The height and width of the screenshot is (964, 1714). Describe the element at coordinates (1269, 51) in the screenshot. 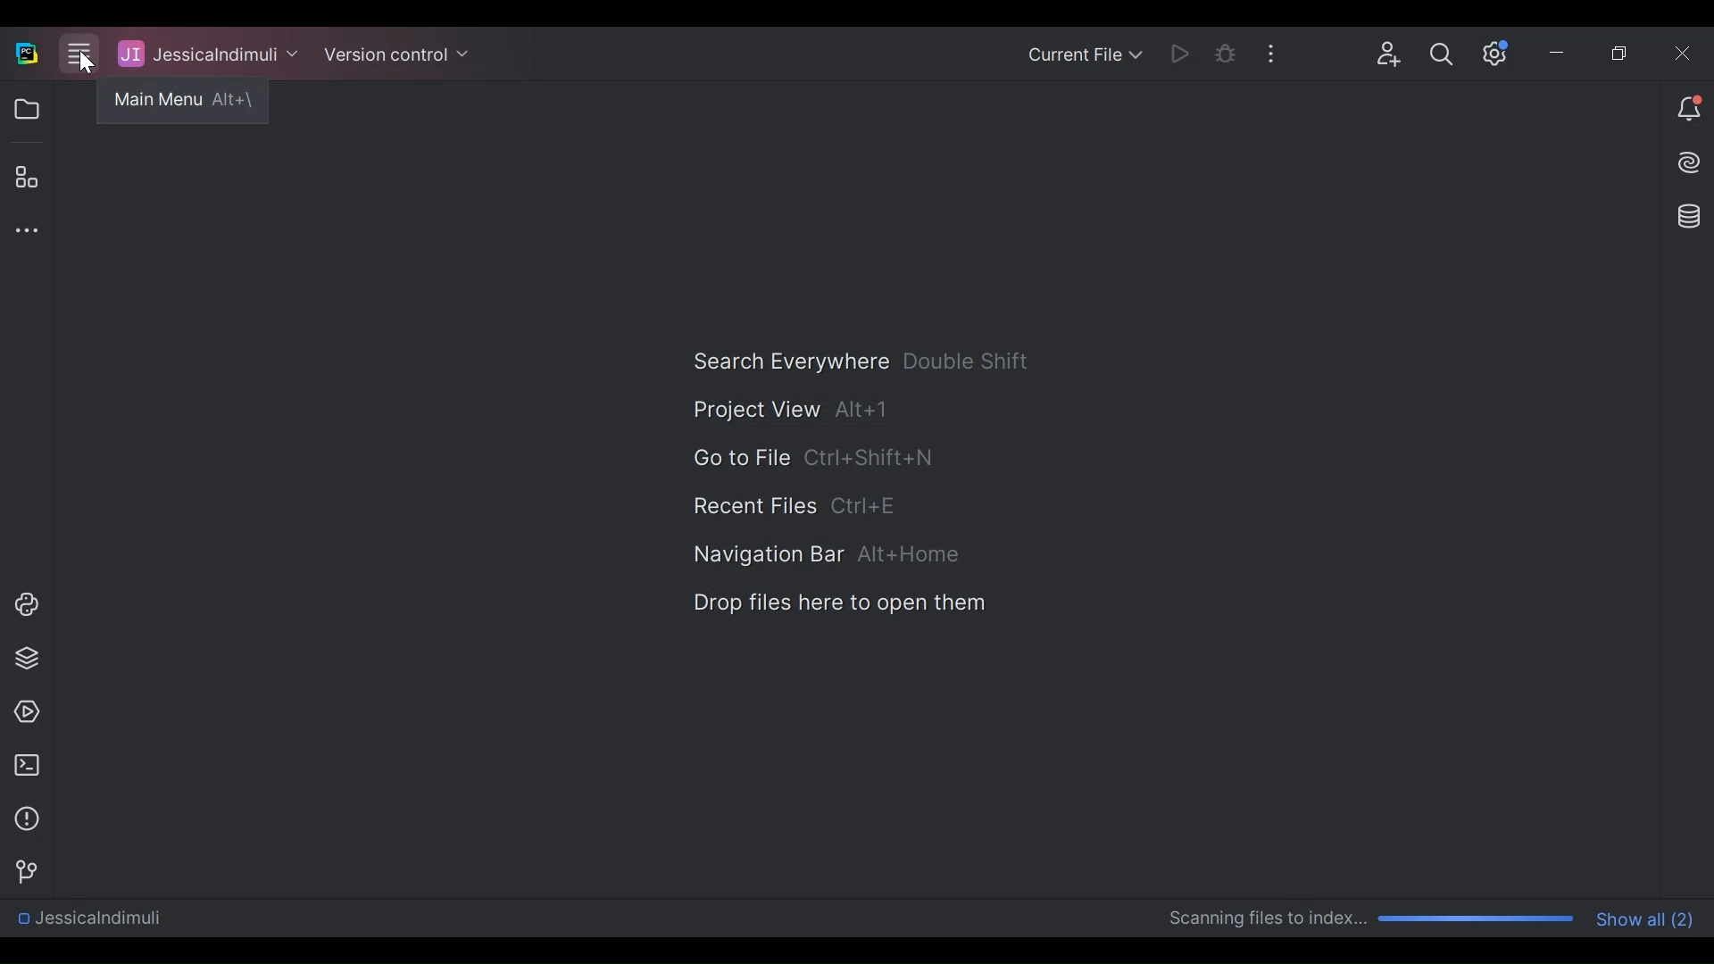

I see `More` at that location.